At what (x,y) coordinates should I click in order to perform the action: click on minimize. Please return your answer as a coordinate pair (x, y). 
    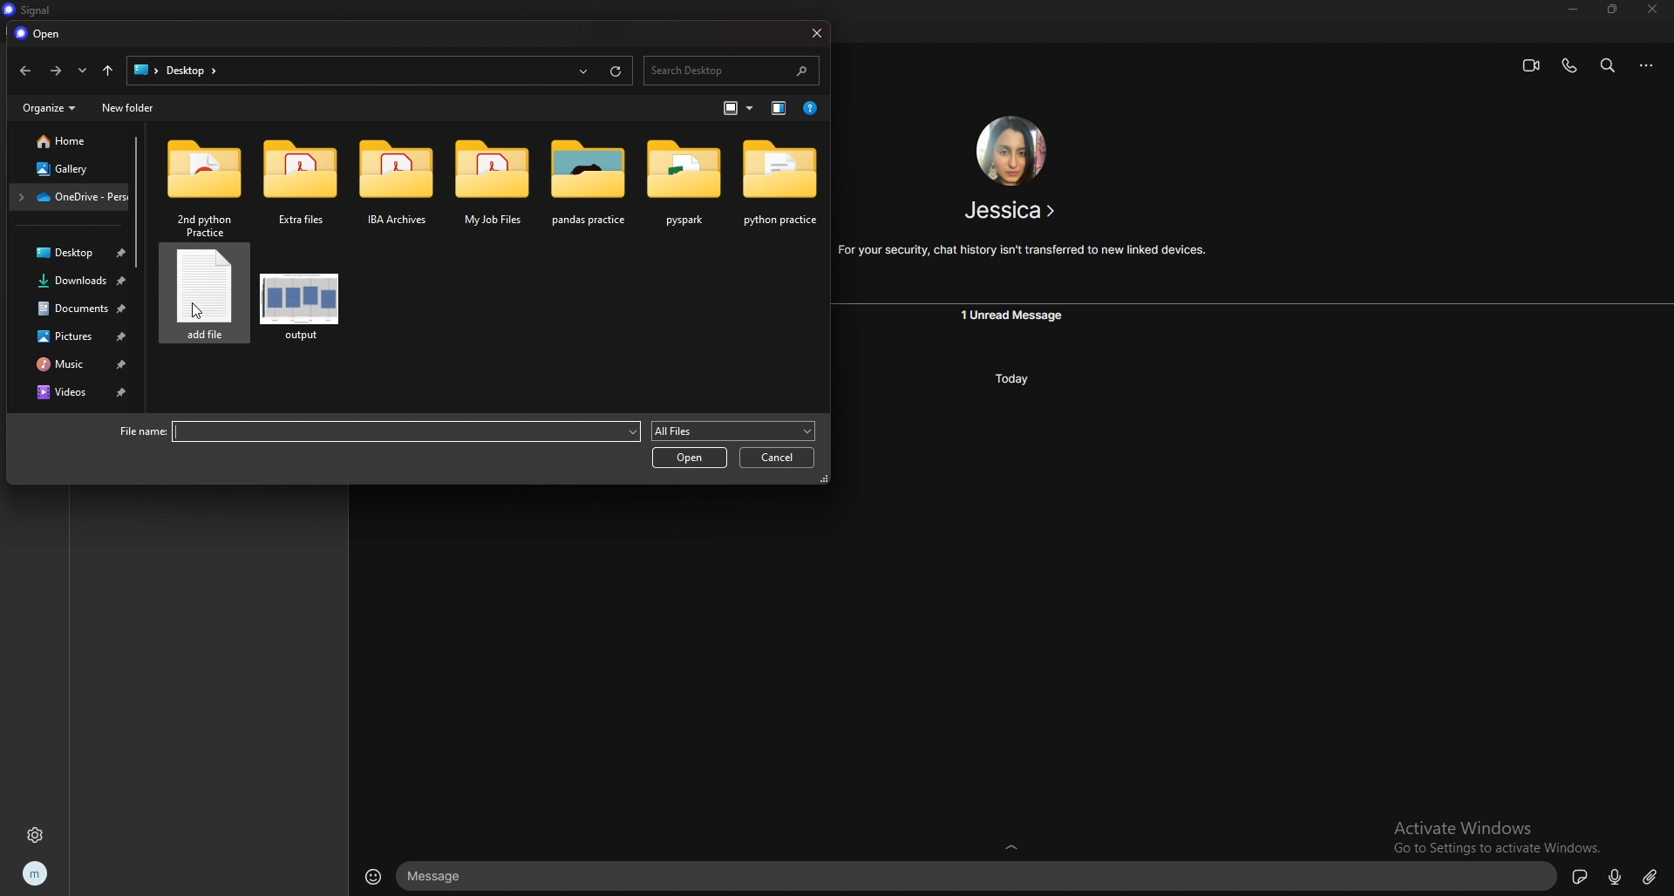
    Looking at the image, I should click on (1572, 10).